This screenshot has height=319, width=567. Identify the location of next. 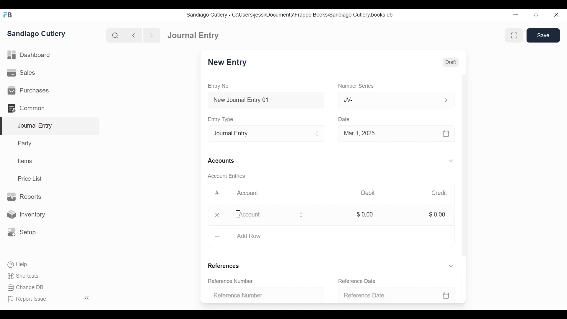
(149, 35).